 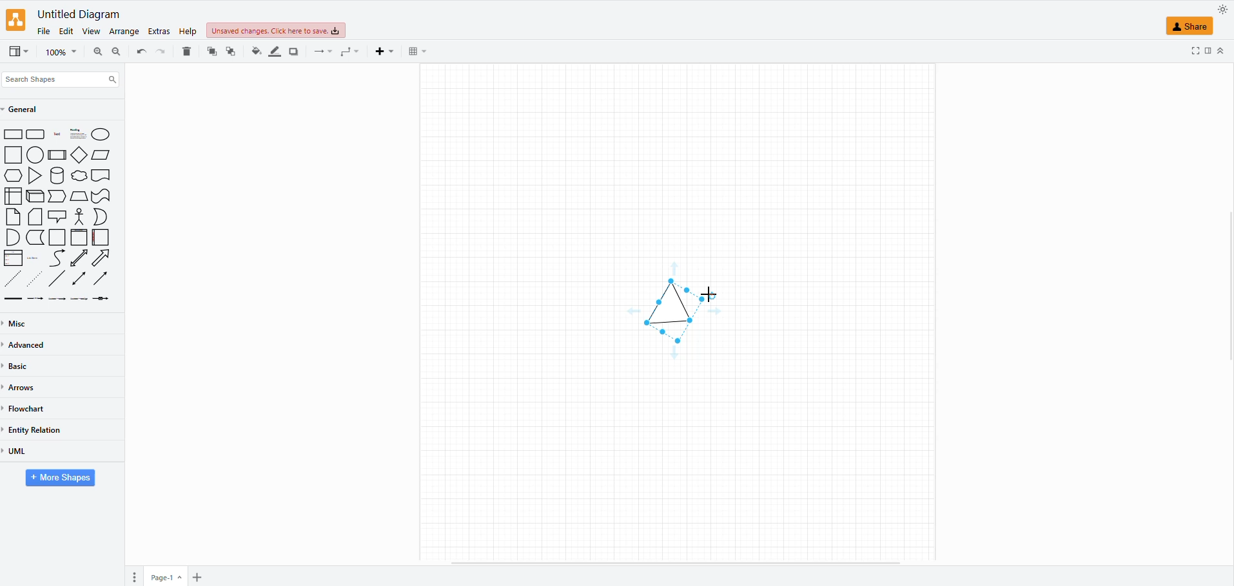 I want to click on Rectangle, so click(x=13, y=155).